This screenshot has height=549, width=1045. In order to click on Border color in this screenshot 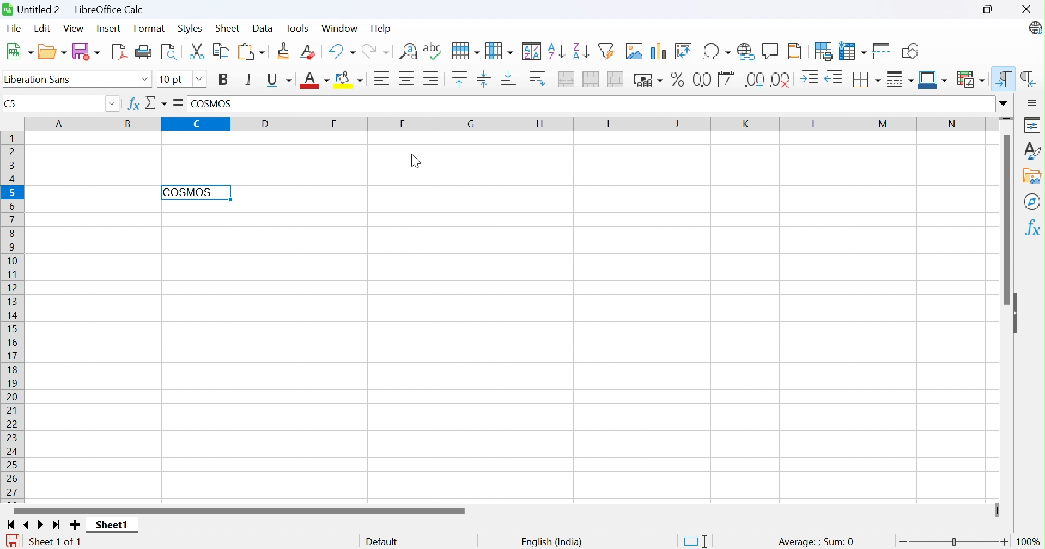, I will do `click(933, 81)`.